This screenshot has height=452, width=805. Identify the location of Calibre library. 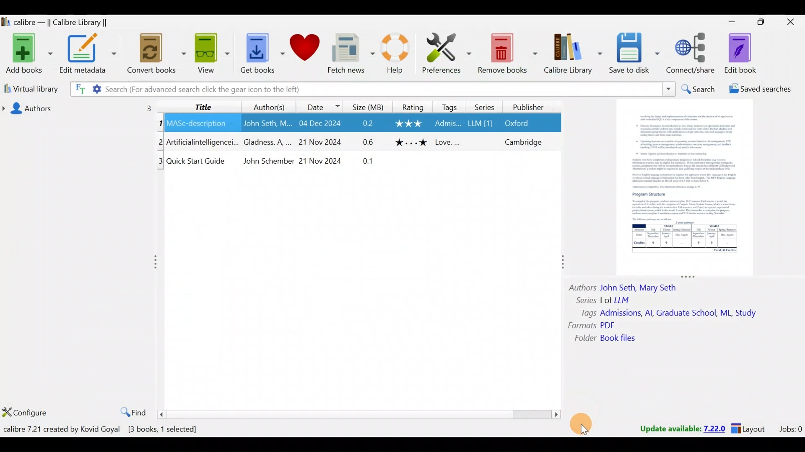
(574, 54).